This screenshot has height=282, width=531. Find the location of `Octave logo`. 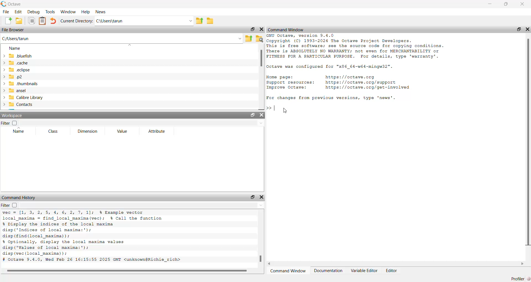

Octave logo is located at coordinates (4, 4).